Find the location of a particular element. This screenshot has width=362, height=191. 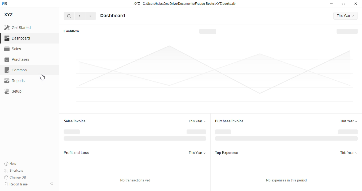

previous is located at coordinates (80, 16).